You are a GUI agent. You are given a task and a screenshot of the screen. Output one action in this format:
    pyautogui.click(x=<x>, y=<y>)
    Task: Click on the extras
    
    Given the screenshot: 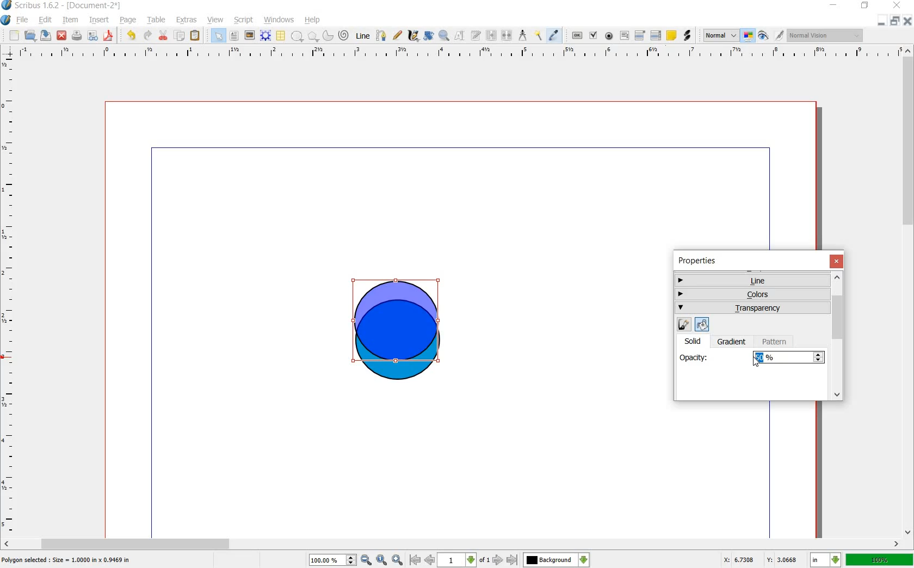 What is the action you would take?
    pyautogui.click(x=187, y=20)
    